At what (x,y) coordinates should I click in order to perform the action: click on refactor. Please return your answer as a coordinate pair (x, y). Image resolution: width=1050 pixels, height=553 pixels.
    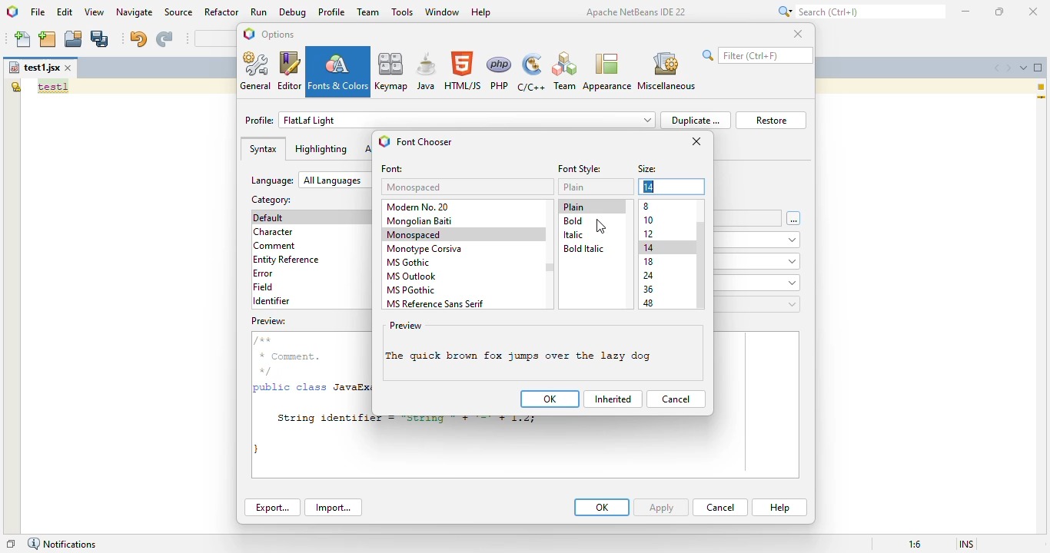
    Looking at the image, I should click on (222, 12).